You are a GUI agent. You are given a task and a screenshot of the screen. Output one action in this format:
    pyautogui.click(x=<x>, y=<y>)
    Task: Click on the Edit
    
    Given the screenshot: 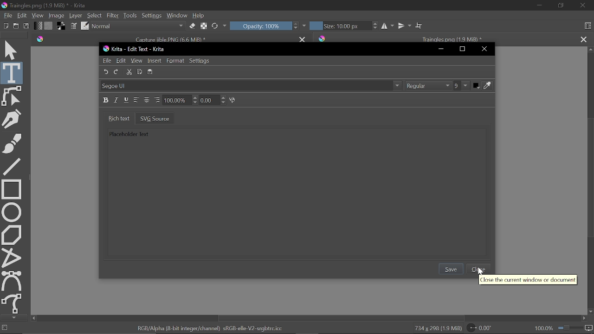 What is the action you would take?
    pyautogui.click(x=22, y=15)
    